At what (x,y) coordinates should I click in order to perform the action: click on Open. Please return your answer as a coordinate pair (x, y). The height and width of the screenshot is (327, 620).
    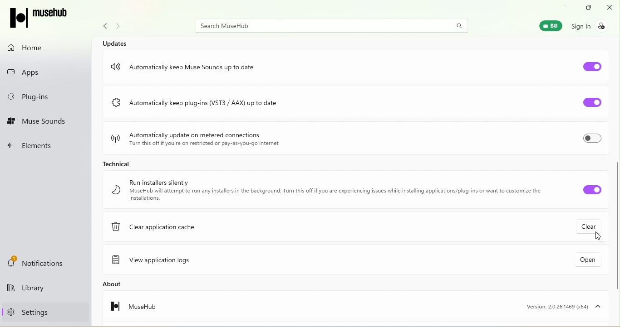
    Looking at the image, I should click on (579, 262).